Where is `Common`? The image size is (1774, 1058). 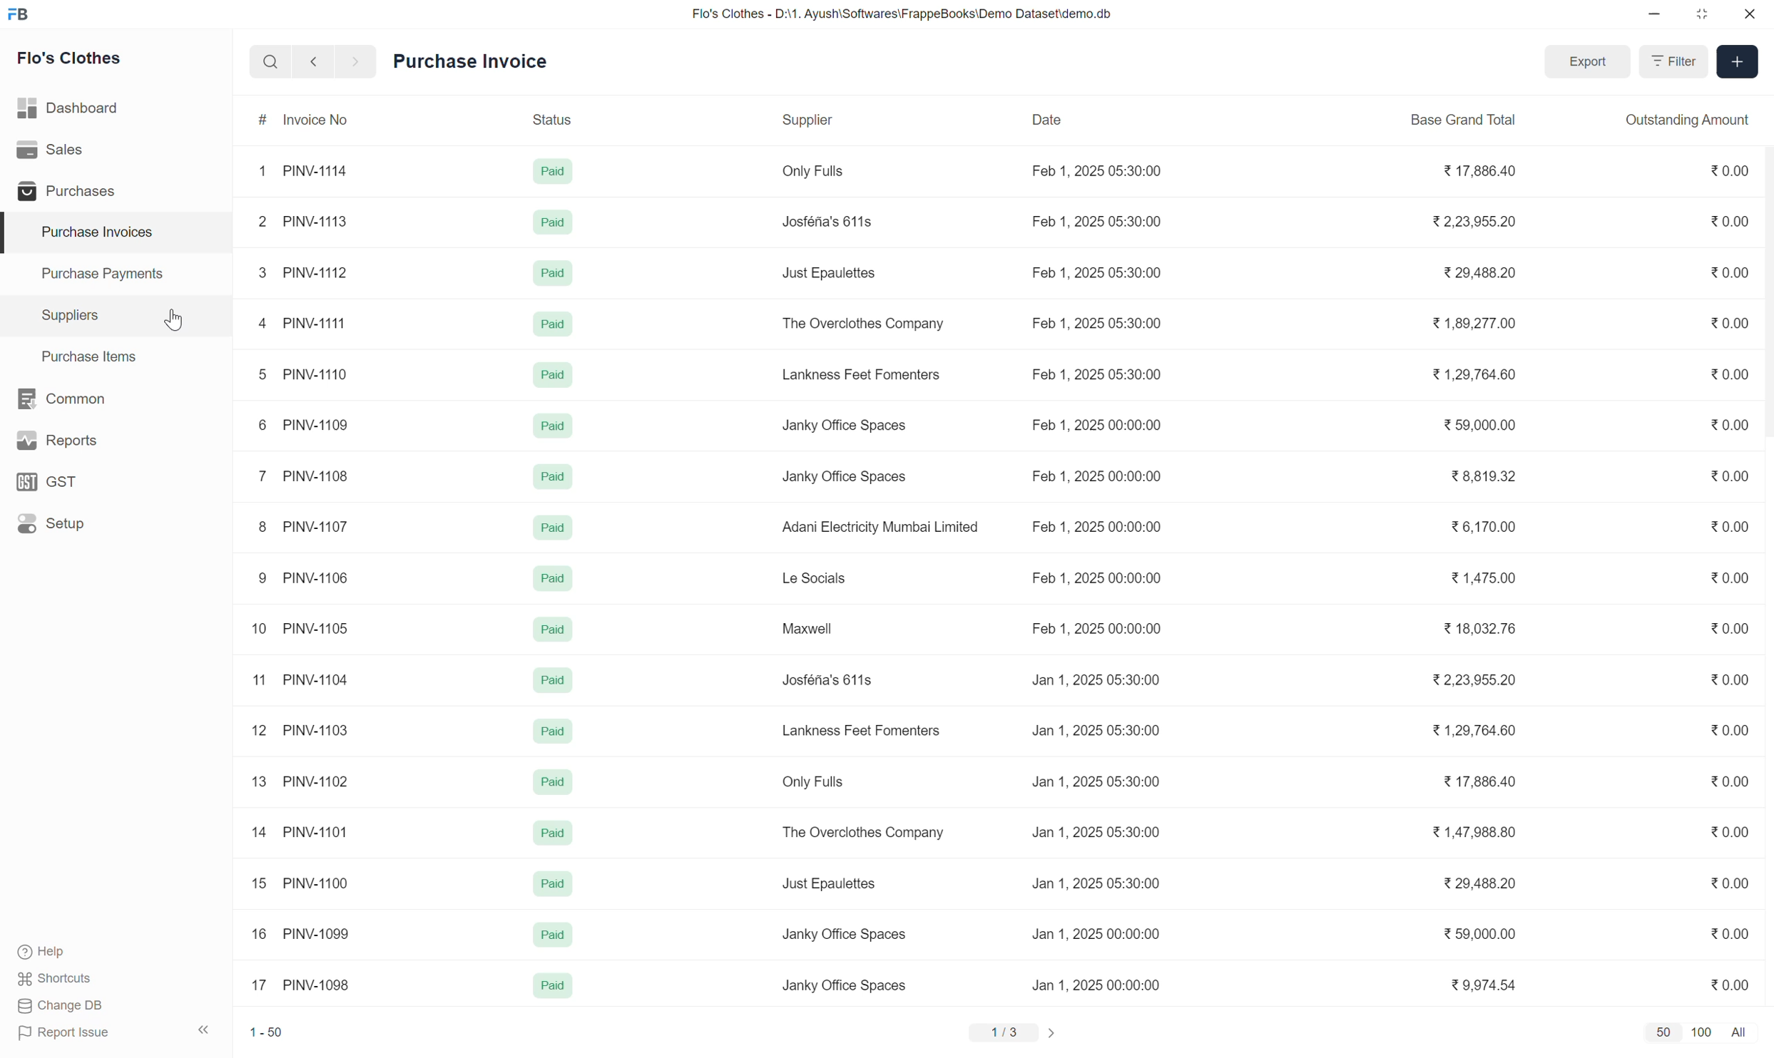 Common is located at coordinates (63, 399).